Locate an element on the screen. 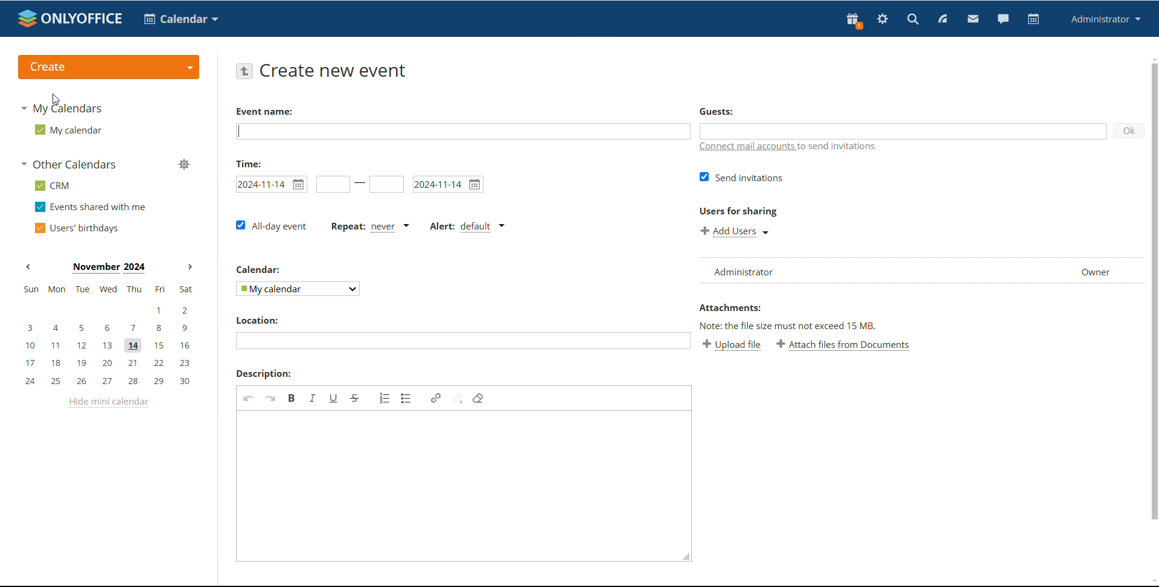 The width and height of the screenshot is (1159, 587). add location is located at coordinates (462, 341).